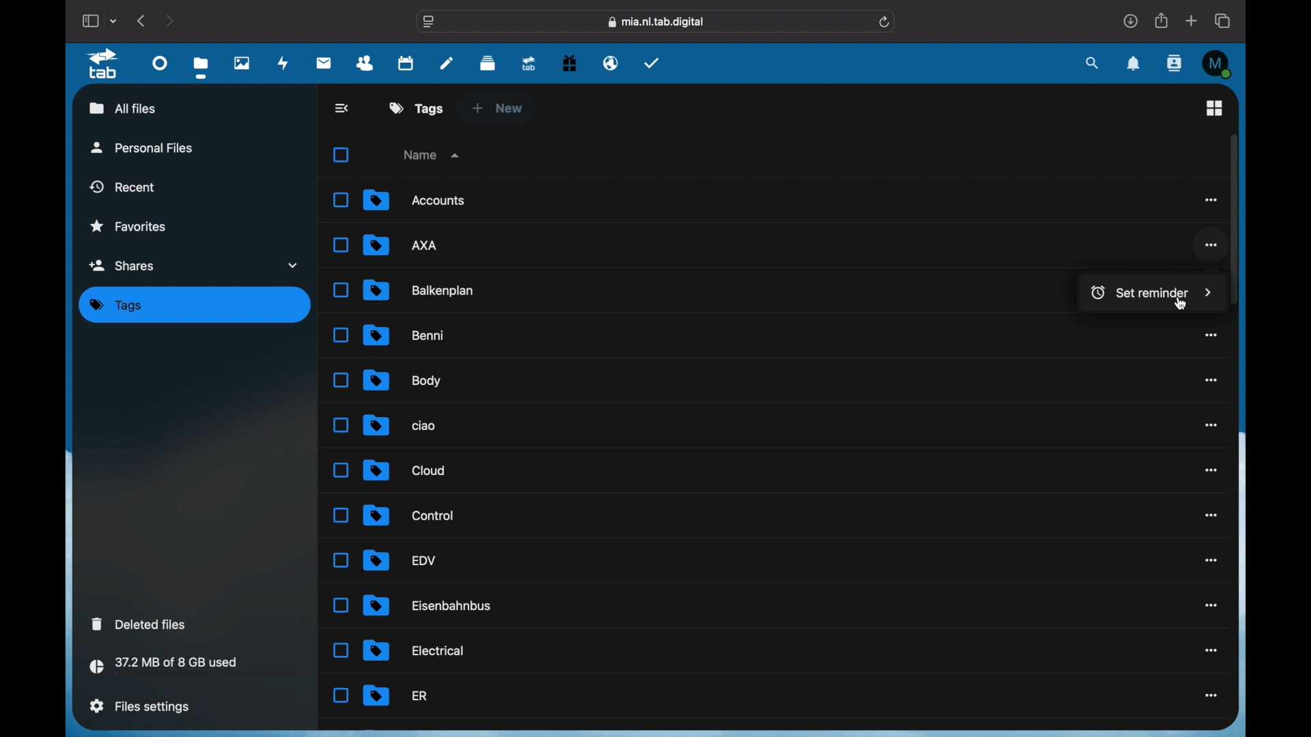  What do you see at coordinates (171, 20) in the screenshot?
I see `next` at bounding box center [171, 20].